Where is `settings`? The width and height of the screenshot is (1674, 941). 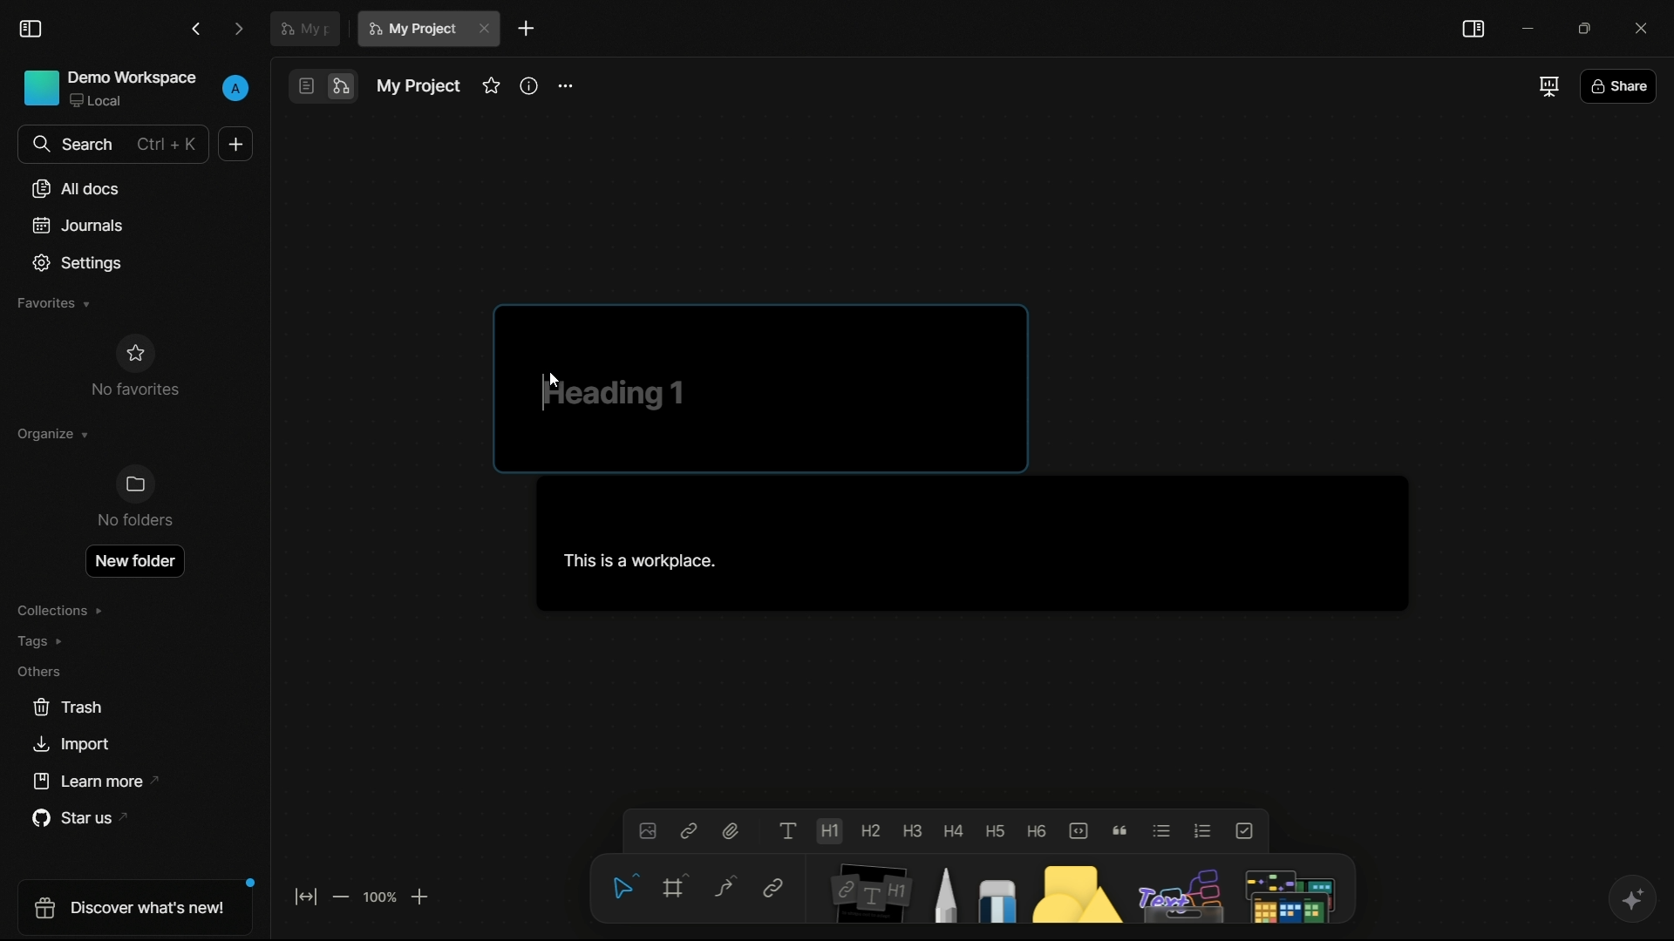 settings is located at coordinates (76, 264).